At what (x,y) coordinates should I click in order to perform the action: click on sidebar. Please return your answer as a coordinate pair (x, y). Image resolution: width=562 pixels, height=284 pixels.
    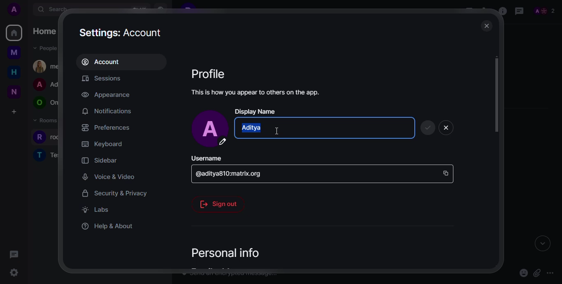
    Looking at the image, I should click on (100, 160).